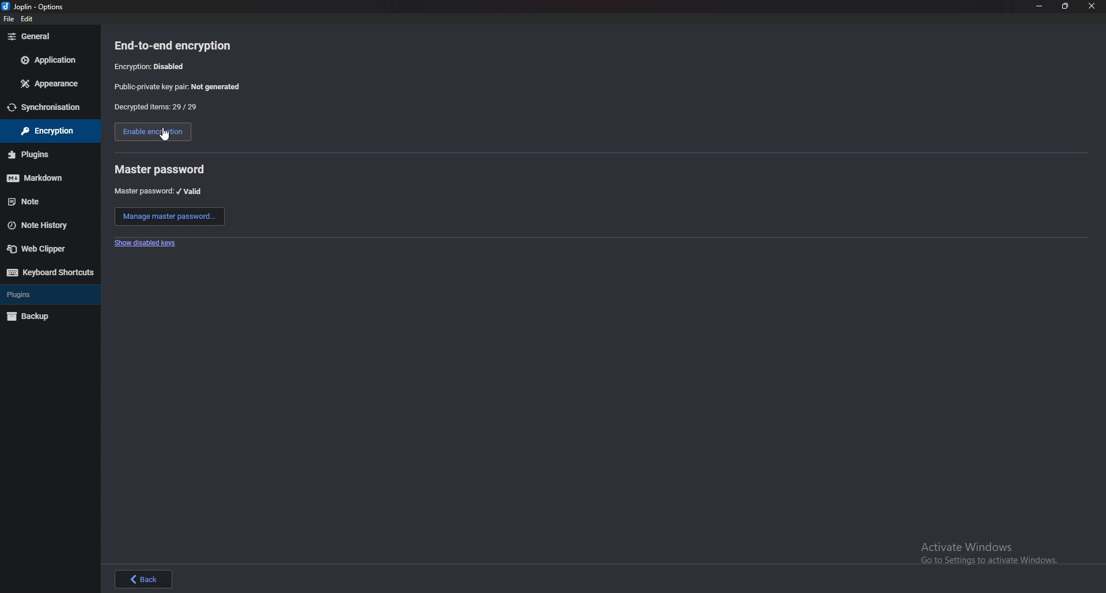 This screenshot has height=593, width=1106. What do you see at coordinates (32, 318) in the screenshot?
I see `` at bounding box center [32, 318].